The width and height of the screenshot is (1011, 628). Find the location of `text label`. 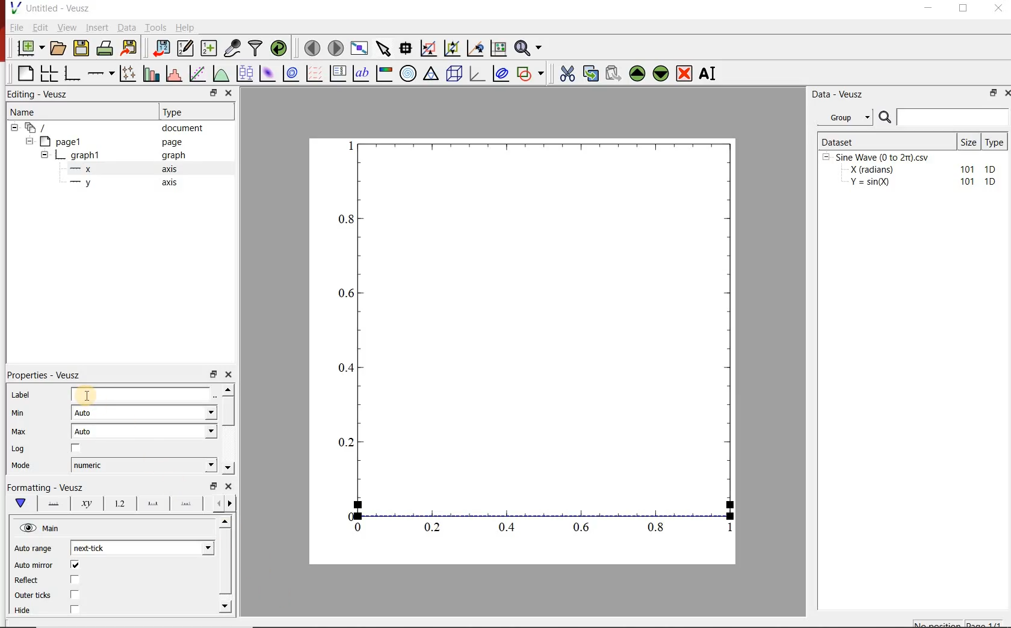

text label is located at coordinates (361, 73).